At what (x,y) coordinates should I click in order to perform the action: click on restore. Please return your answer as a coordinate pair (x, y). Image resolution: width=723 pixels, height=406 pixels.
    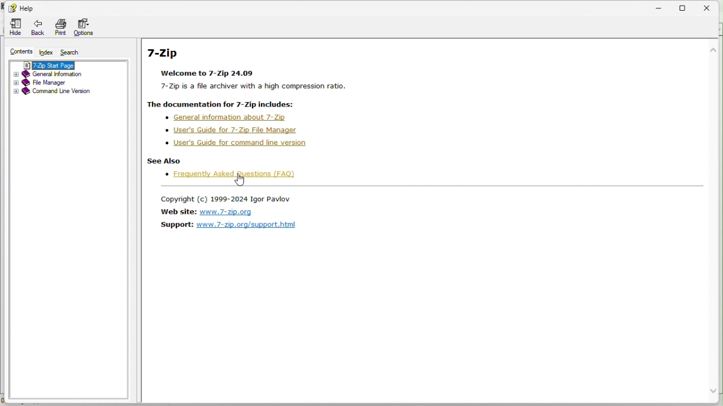
    Looking at the image, I should click on (684, 7).